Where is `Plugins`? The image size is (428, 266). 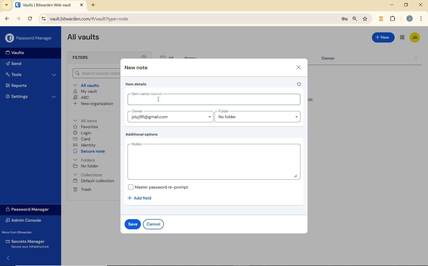 Plugins is located at coordinates (394, 18).